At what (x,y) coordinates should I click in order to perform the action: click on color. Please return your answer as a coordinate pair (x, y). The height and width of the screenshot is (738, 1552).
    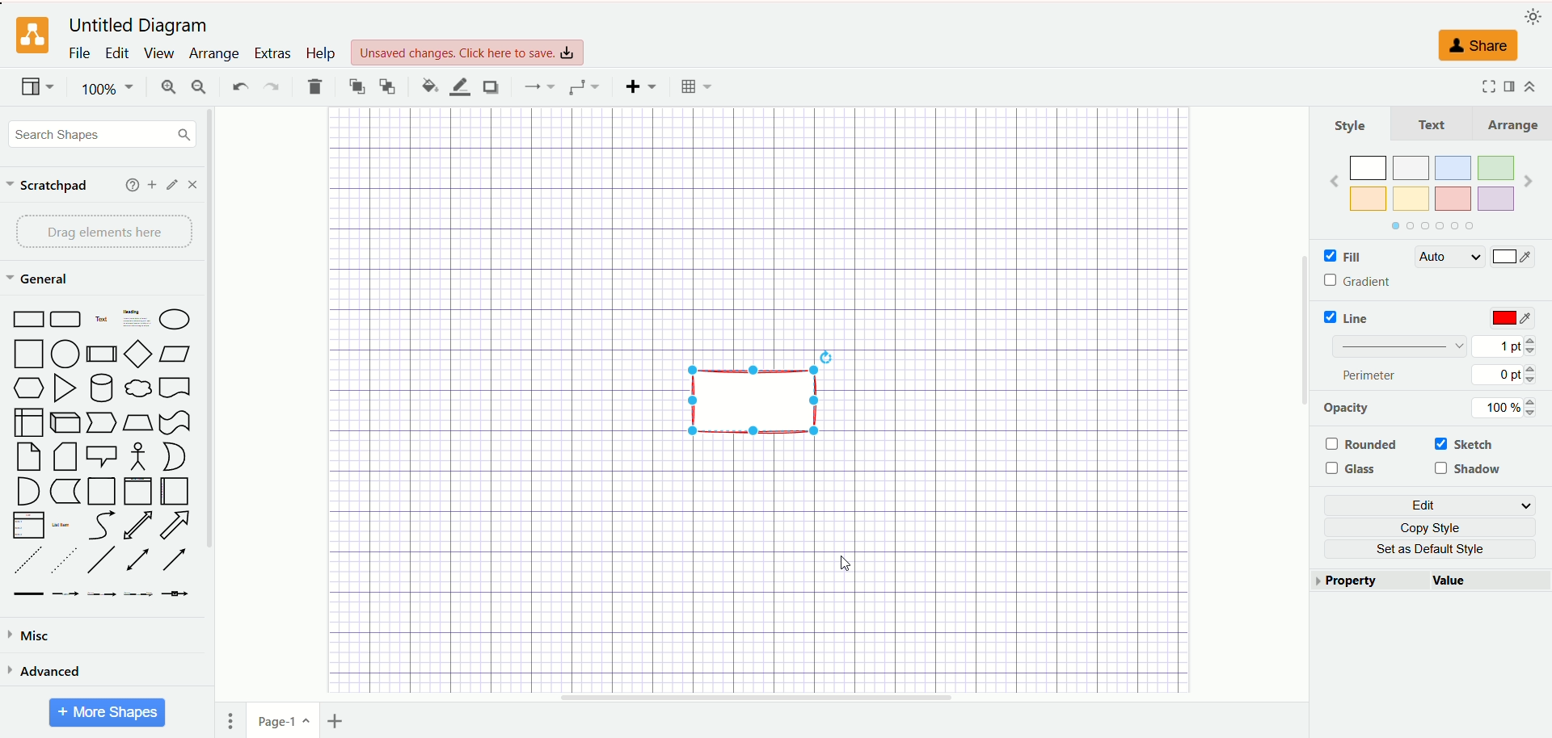
    Looking at the image, I should click on (1512, 318).